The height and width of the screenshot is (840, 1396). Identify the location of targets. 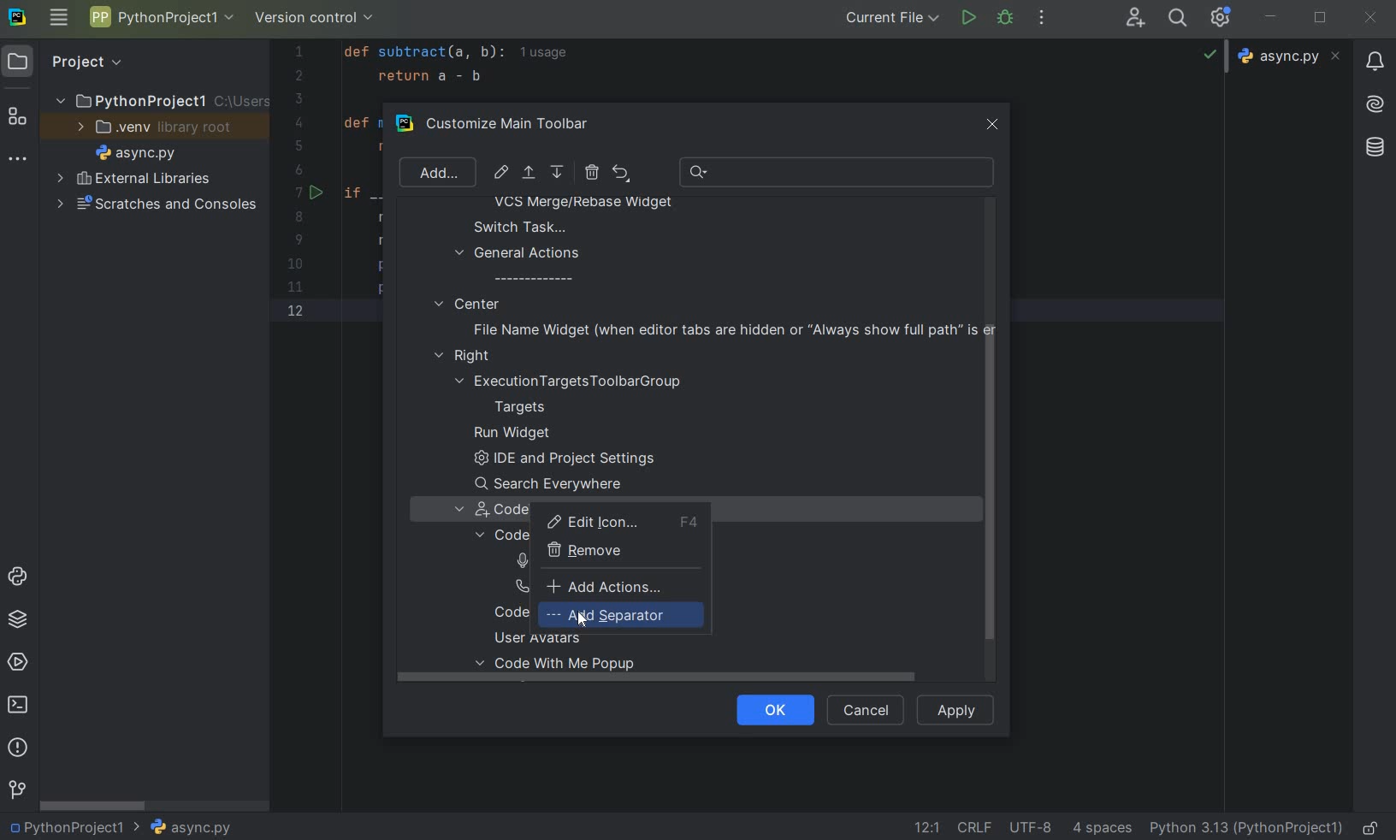
(531, 407).